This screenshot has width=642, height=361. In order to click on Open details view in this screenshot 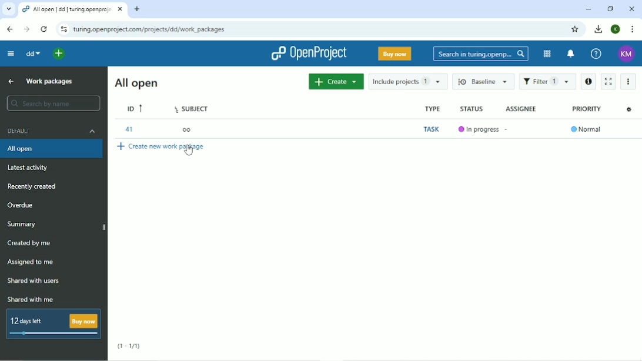, I will do `click(588, 81)`.